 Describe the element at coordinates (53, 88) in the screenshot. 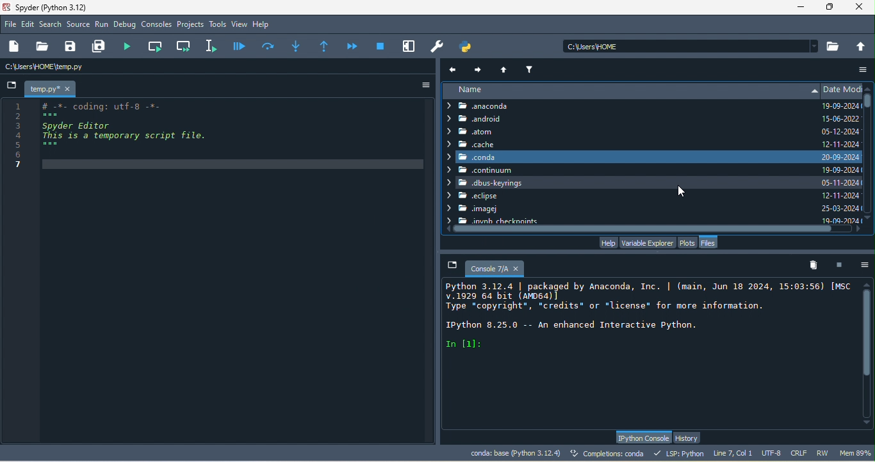

I see `temp.py` at that location.